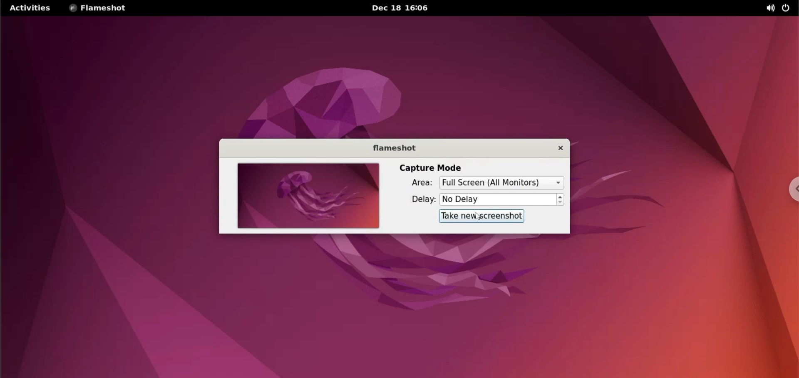 The width and height of the screenshot is (799, 378). Describe the element at coordinates (430, 167) in the screenshot. I see `capture mode label` at that location.